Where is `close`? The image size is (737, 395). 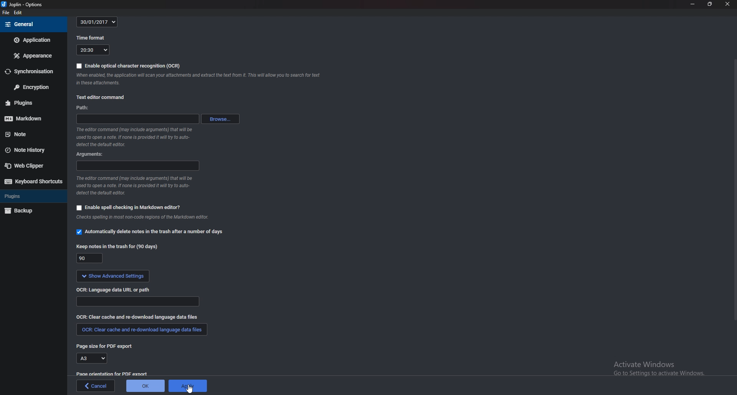 close is located at coordinates (727, 4).